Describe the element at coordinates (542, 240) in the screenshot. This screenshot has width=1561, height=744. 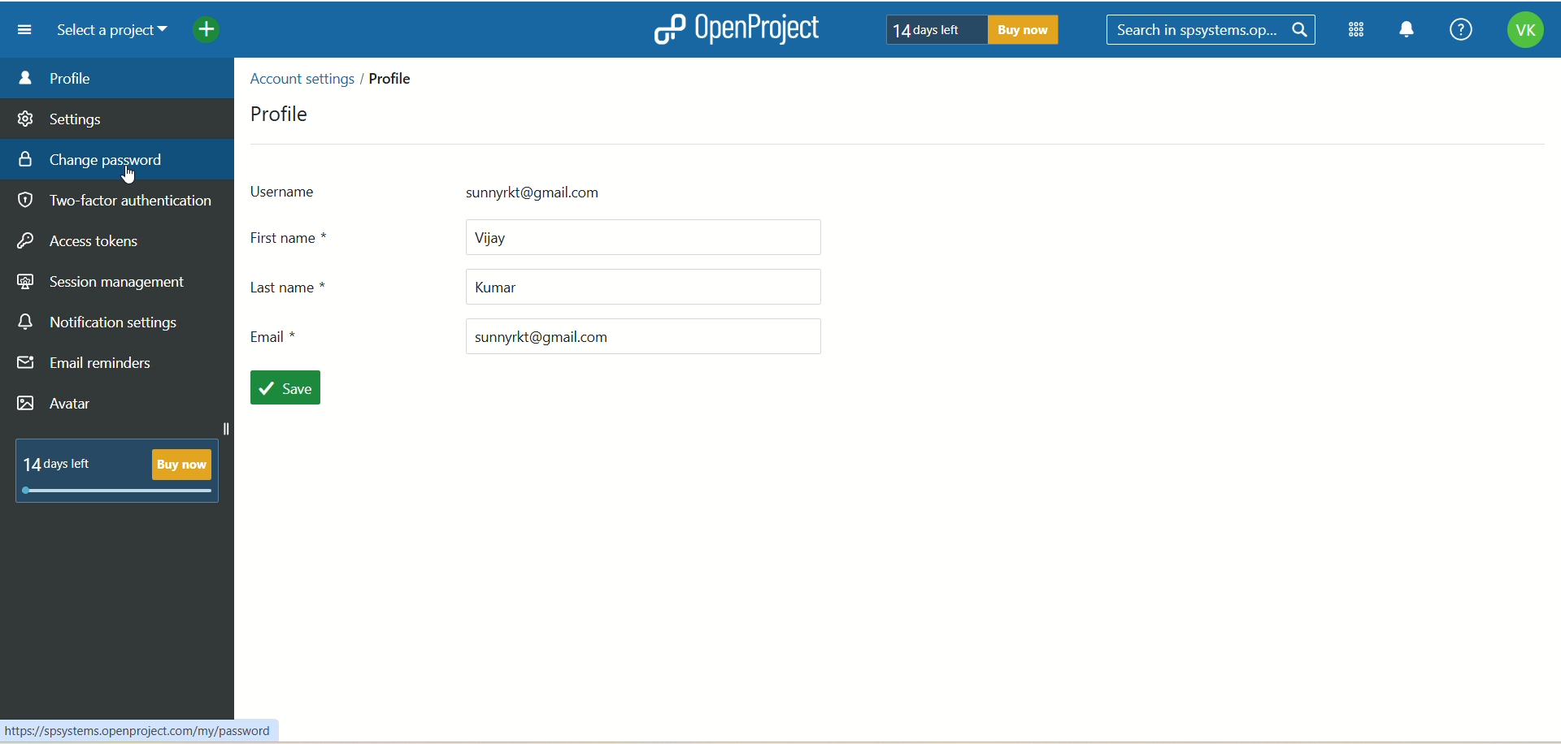
I see `first name` at that location.